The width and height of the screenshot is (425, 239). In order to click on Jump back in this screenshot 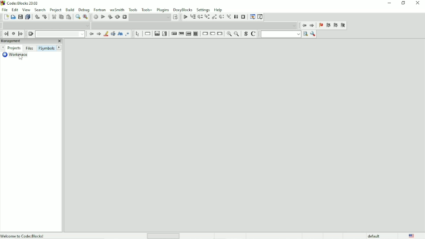, I will do `click(304, 25)`.